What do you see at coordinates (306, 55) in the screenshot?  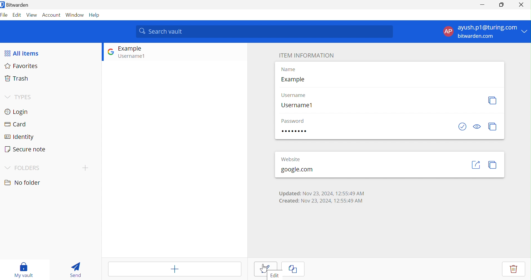 I see `ITEM INFORMATION` at bounding box center [306, 55].